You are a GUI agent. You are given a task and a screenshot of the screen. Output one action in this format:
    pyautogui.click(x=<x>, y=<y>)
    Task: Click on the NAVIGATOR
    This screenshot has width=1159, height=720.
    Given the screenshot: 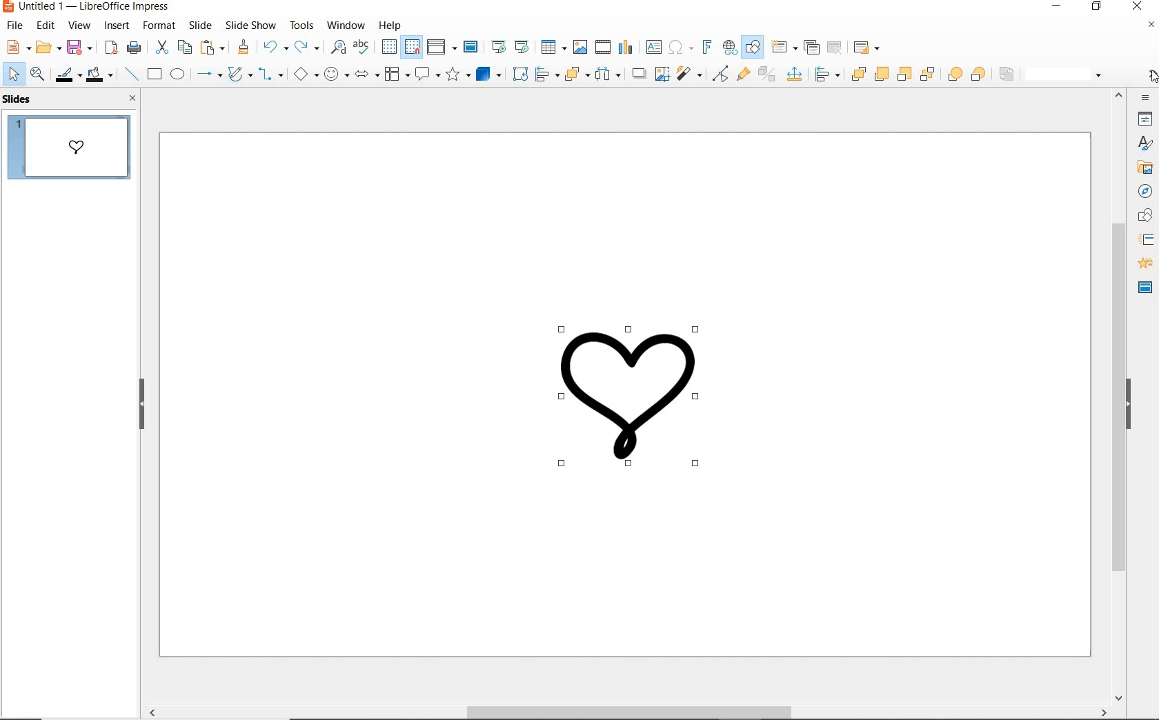 What is the action you would take?
    pyautogui.click(x=1146, y=192)
    